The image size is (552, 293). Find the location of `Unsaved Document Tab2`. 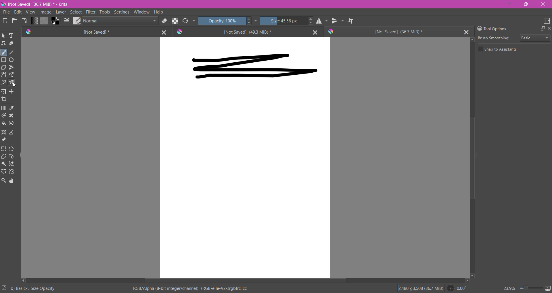

Unsaved Document Tab2 is located at coordinates (238, 32).